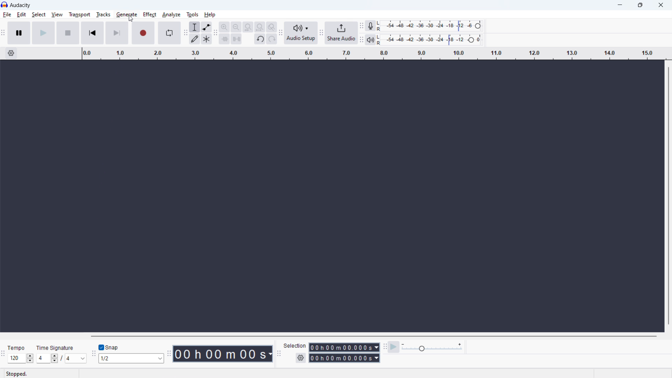  I want to click on vertical scrollbar, so click(669, 195).